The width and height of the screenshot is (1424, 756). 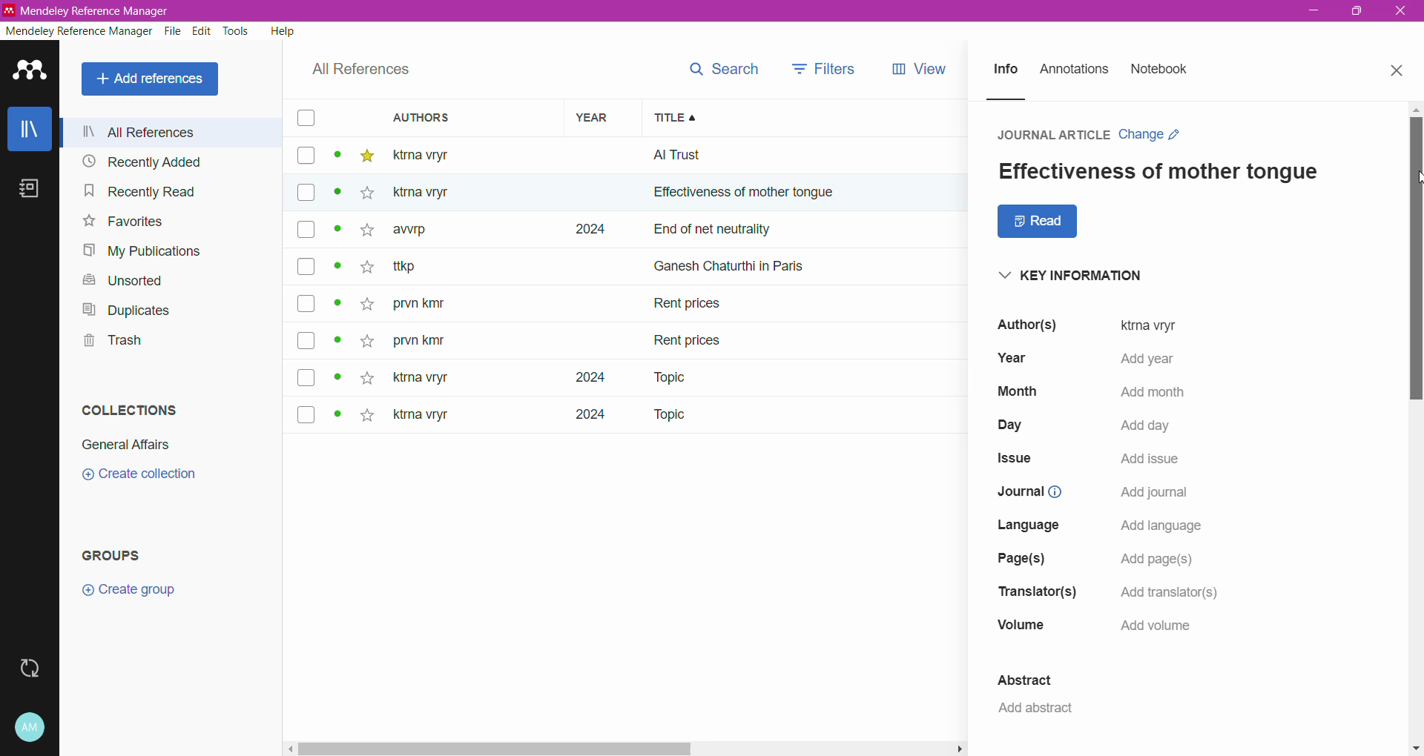 I want to click on Click to add abstract, so click(x=1032, y=709).